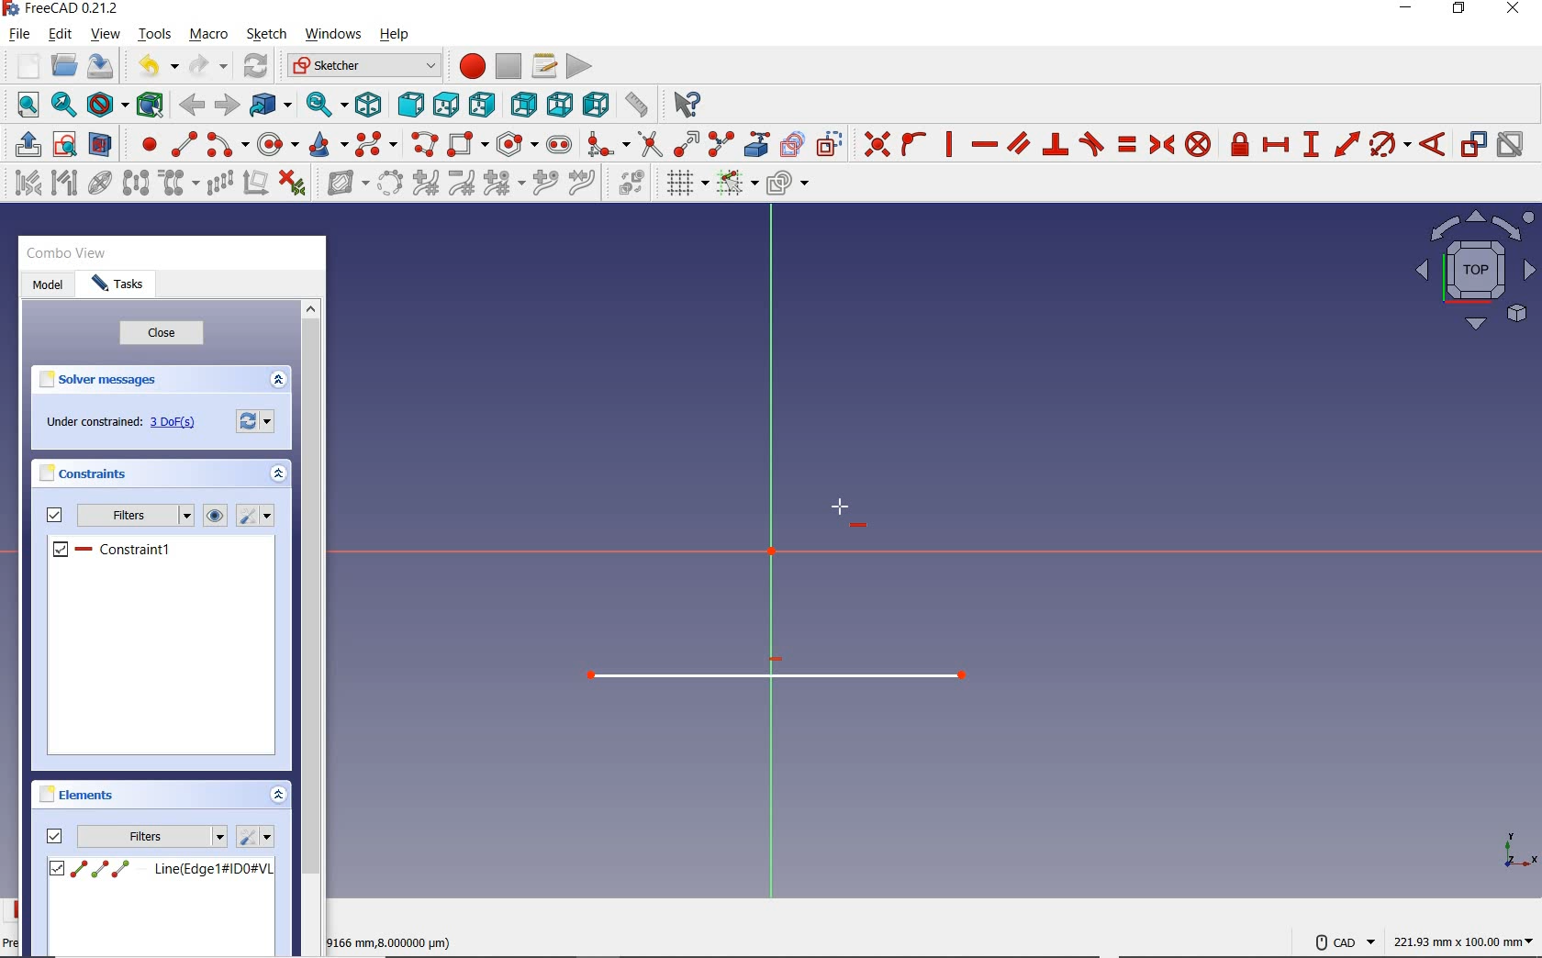 This screenshot has height=958, width=1542. What do you see at coordinates (375, 144) in the screenshot?
I see `CREATE B-SPLINE` at bounding box center [375, 144].